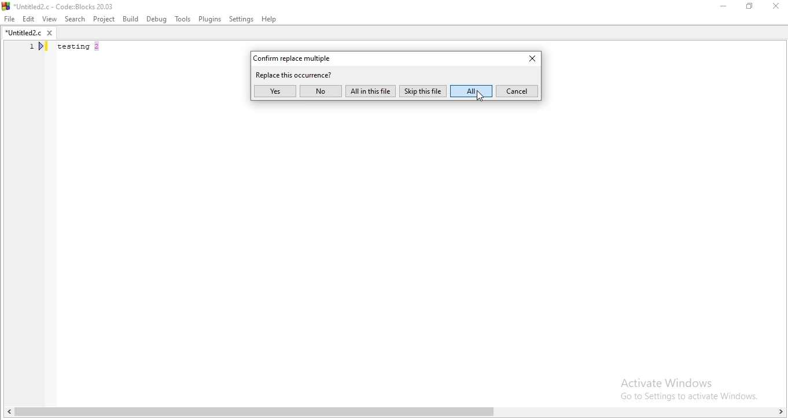 The height and width of the screenshot is (420, 788). What do you see at coordinates (370, 91) in the screenshot?
I see `all in this file` at bounding box center [370, 91].